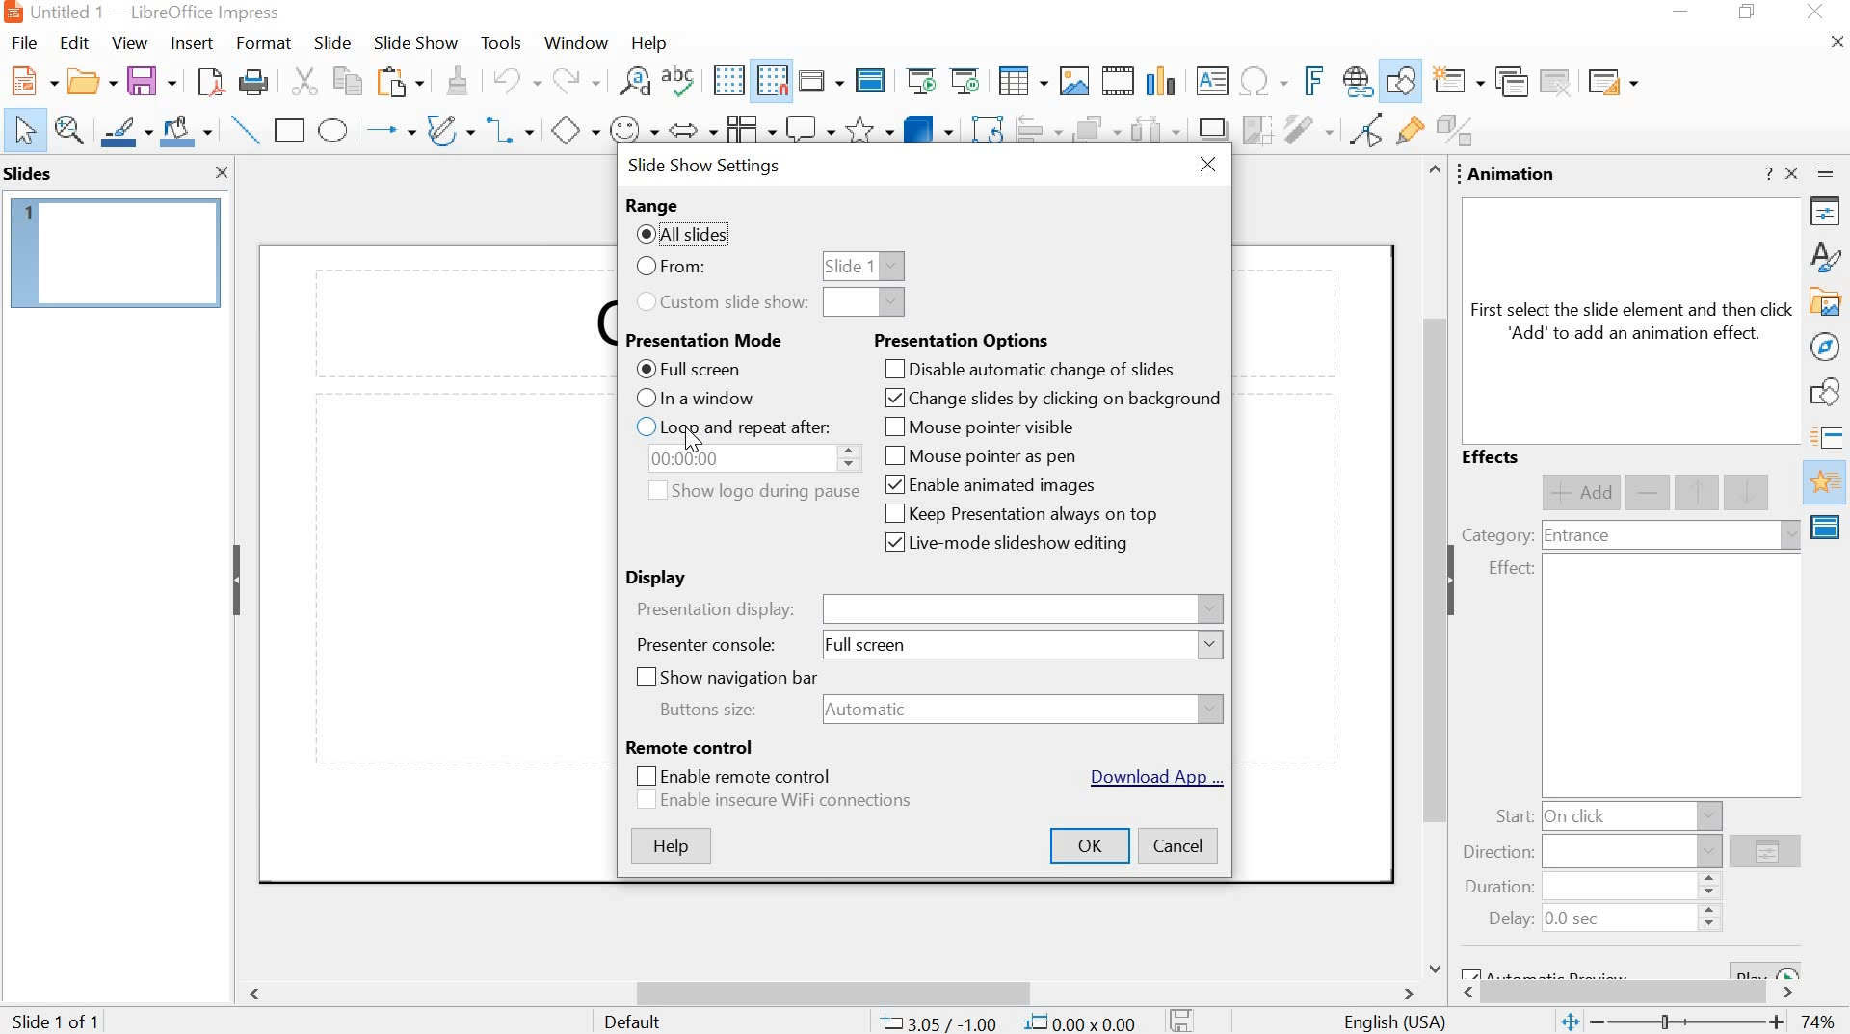  I want to click on edit menu, so click(74, 43).